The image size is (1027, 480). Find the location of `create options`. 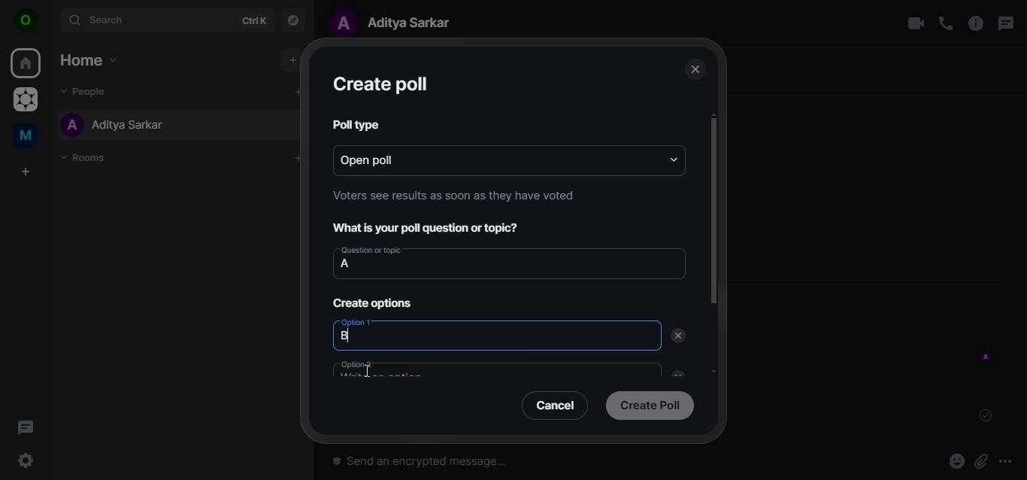

create options is located at coordinates (374, 303).